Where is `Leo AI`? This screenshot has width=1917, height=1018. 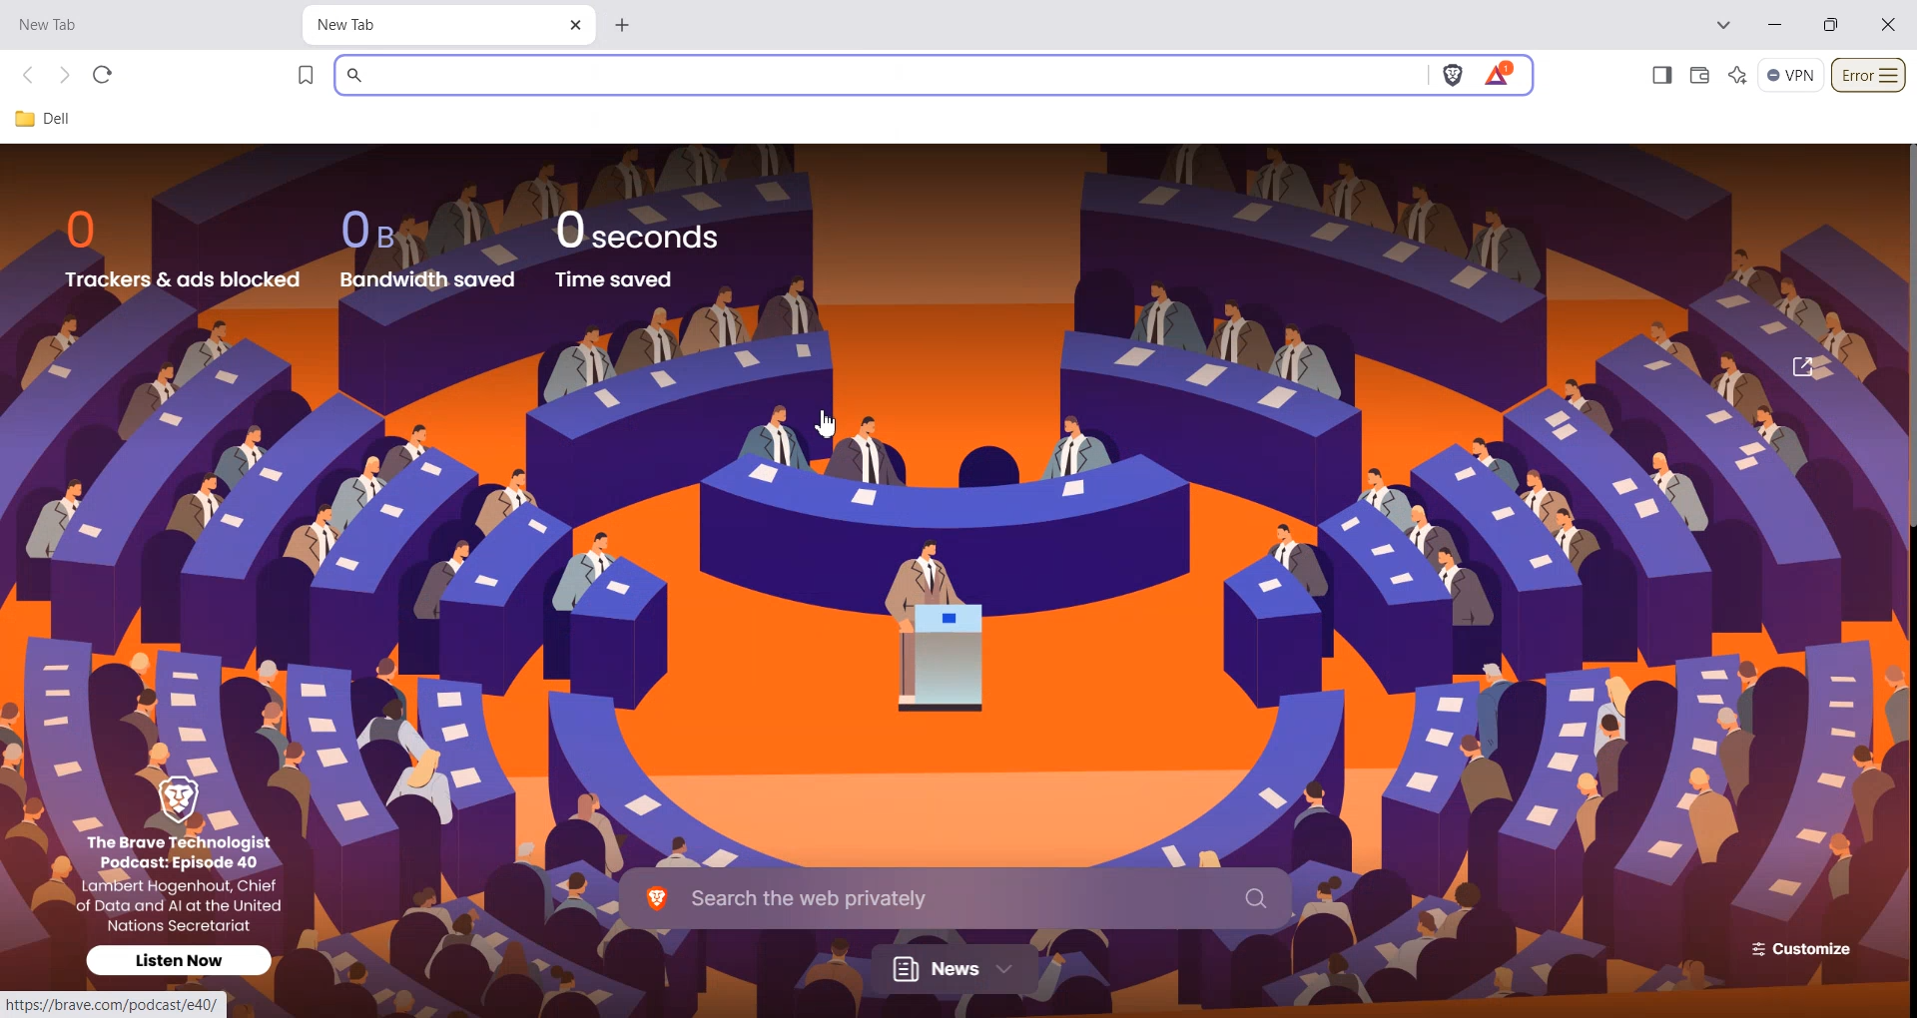 Leo AI is located at coordinates (1738, 76).